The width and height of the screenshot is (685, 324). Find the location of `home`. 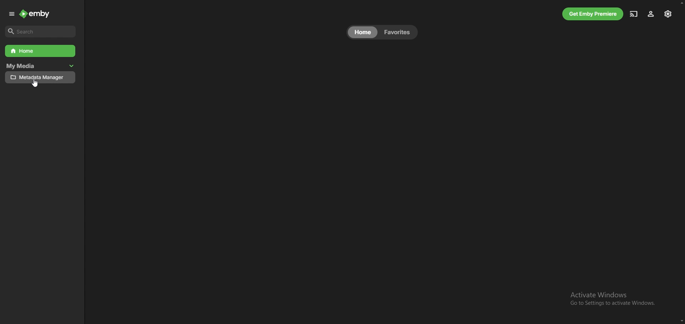

home is located at coordinates (363, 32).